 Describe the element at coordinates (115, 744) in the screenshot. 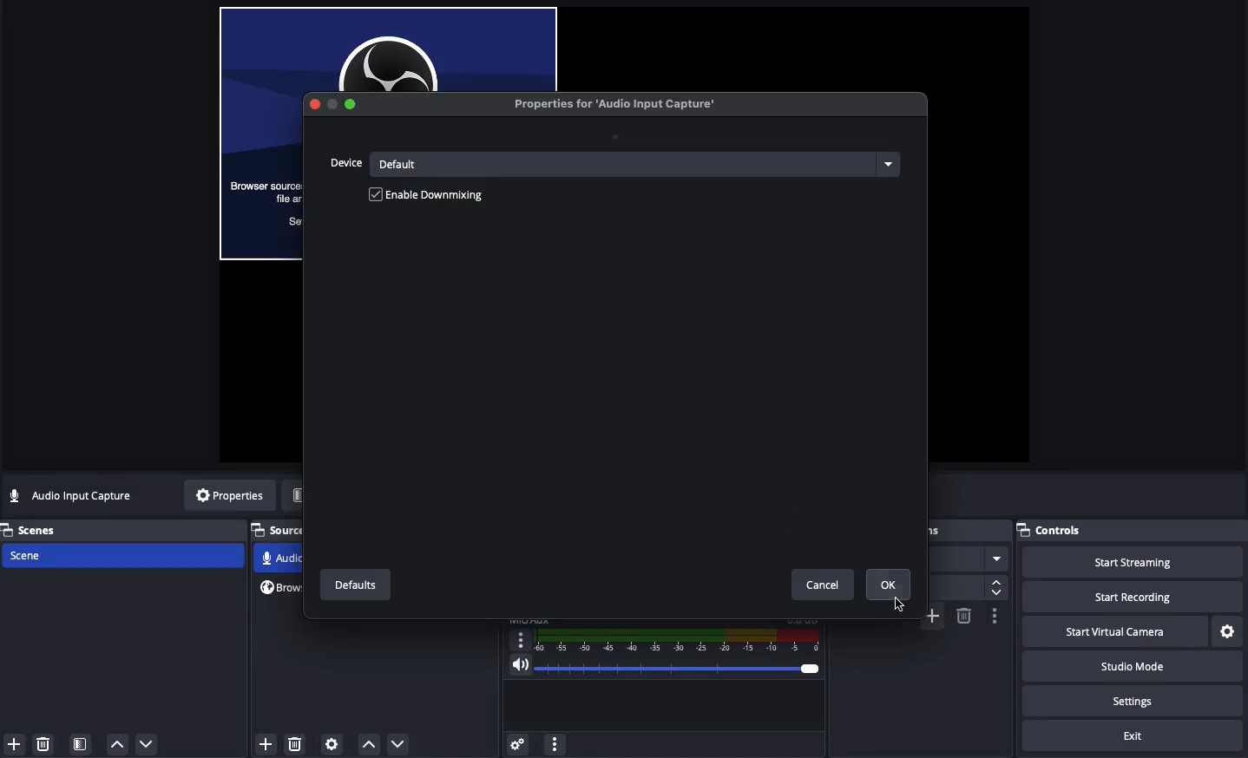

I see `Up` at that location.